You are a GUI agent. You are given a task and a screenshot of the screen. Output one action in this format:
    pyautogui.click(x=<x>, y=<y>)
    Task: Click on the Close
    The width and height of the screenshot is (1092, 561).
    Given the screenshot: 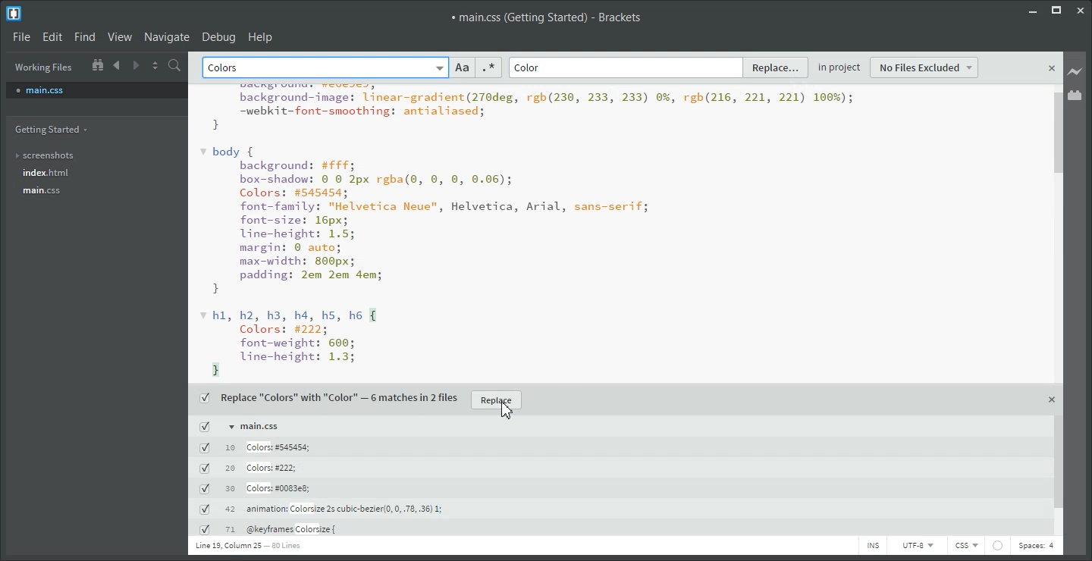 What is the action you would take?
    pyautogui.click(x=1082, y=10)
    